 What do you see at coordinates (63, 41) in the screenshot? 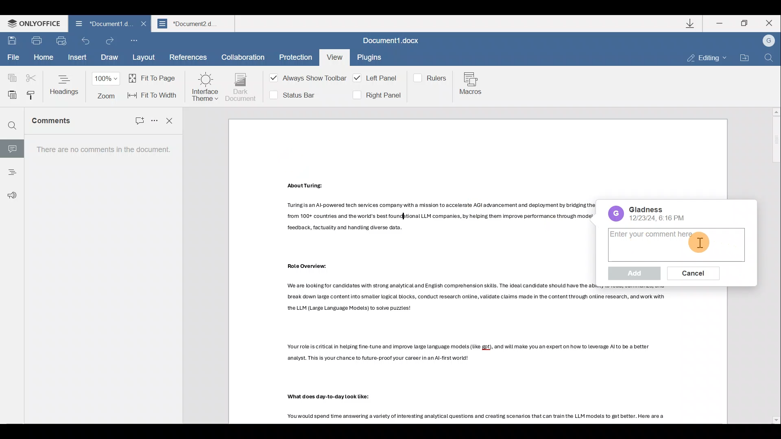
I see `Quick print` at bounding box center [63, 41].